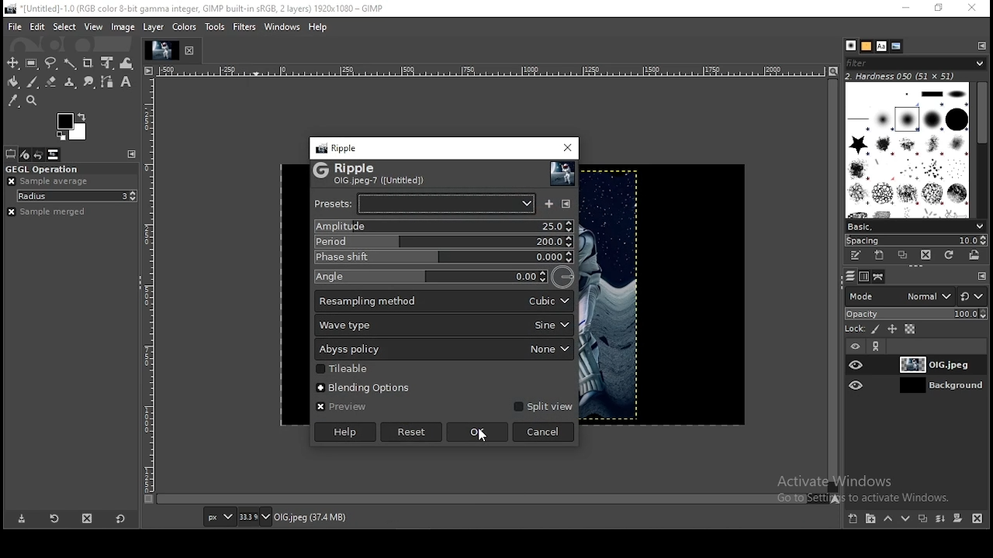 The image size is (993, 558). I want to click on lock alpha channel, so click(910, 329).